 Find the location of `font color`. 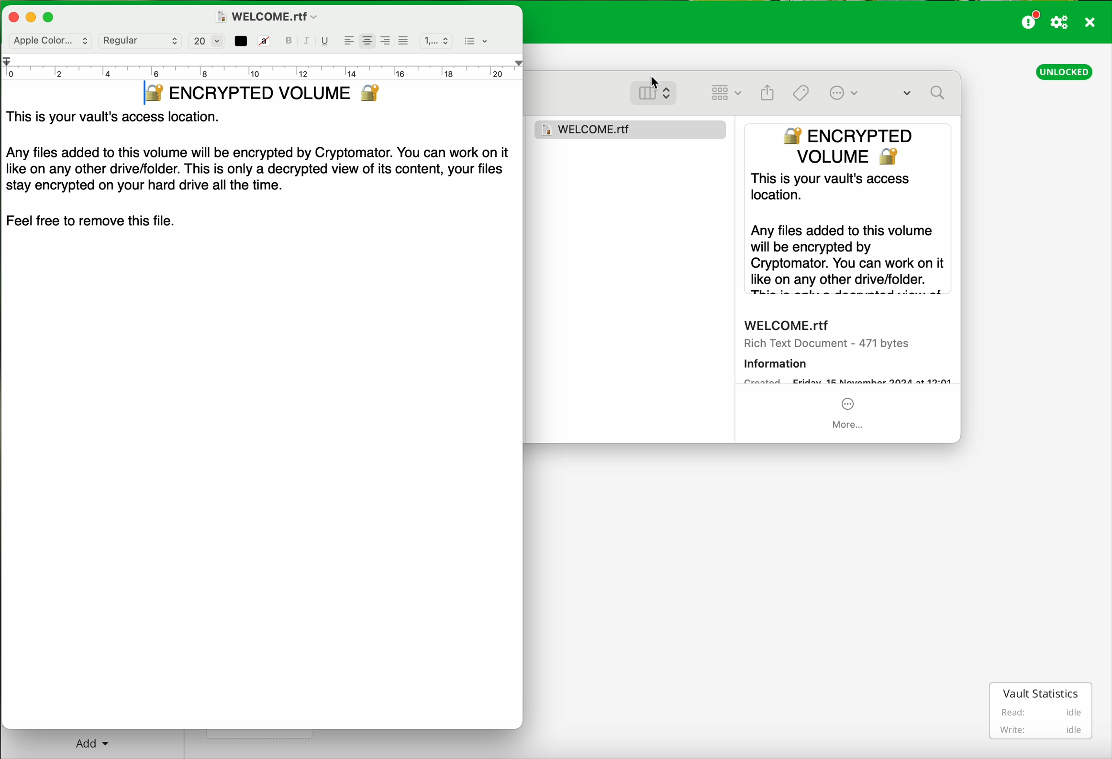

font color is located at coordinates (241, 40).